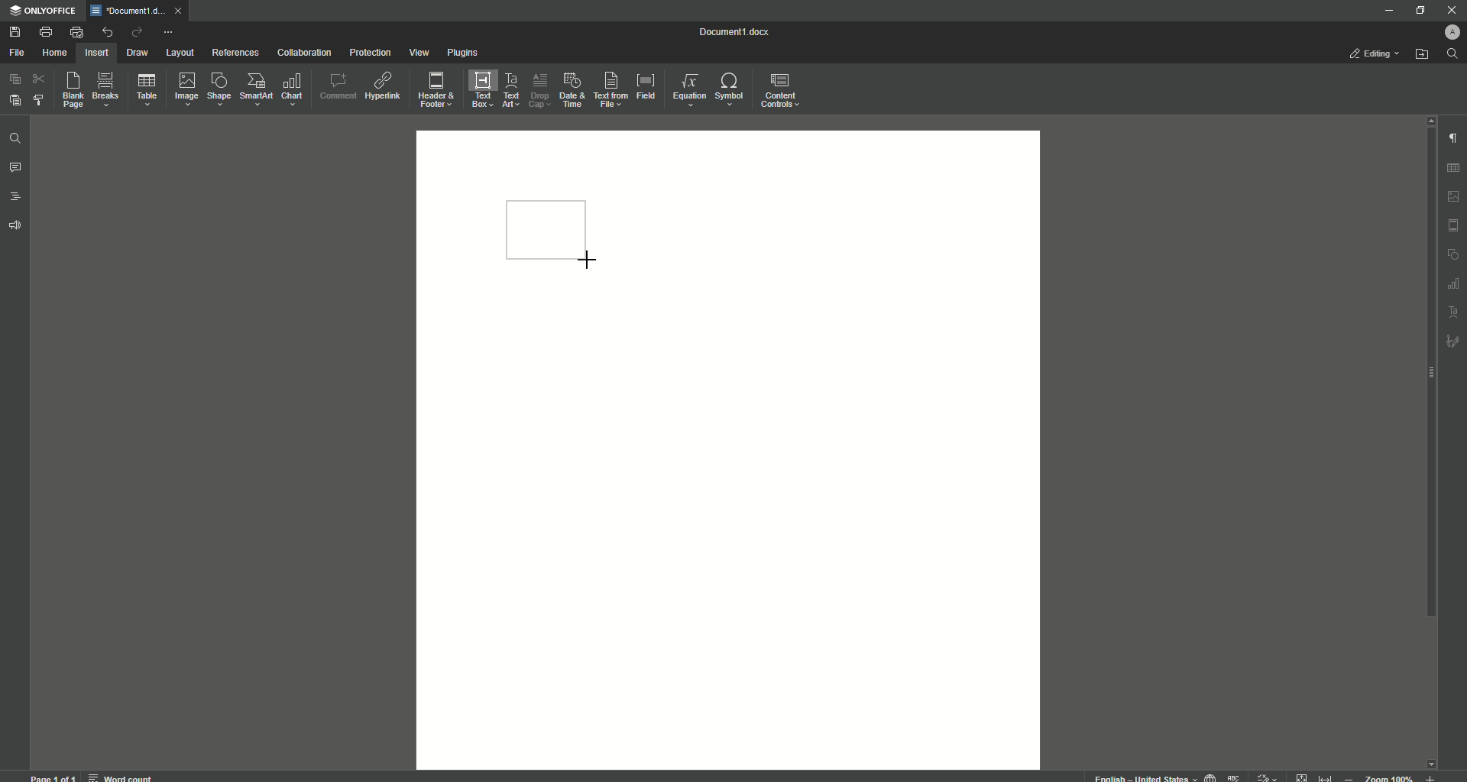 The width and height of the screenshot is (1467, 782). What do you see at coordinates (167, 34) in the screenshot?
I see `More Actions` at bounding box center [167, 34].